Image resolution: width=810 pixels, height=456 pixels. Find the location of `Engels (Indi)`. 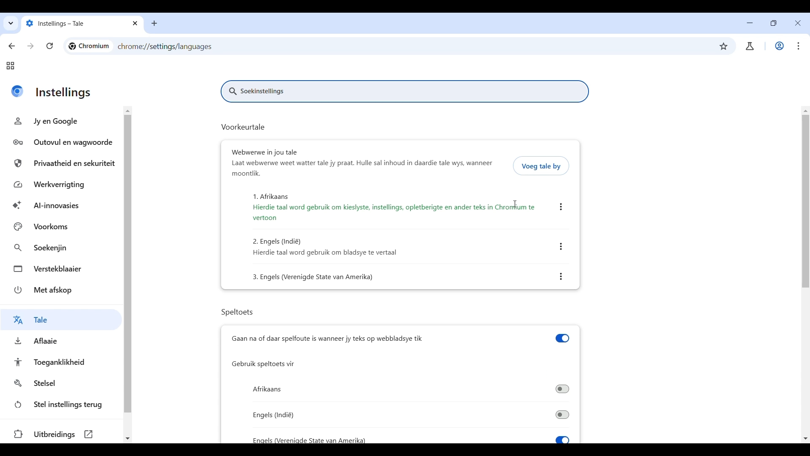

Engels (Indi) is located at coordinates (270, 415).